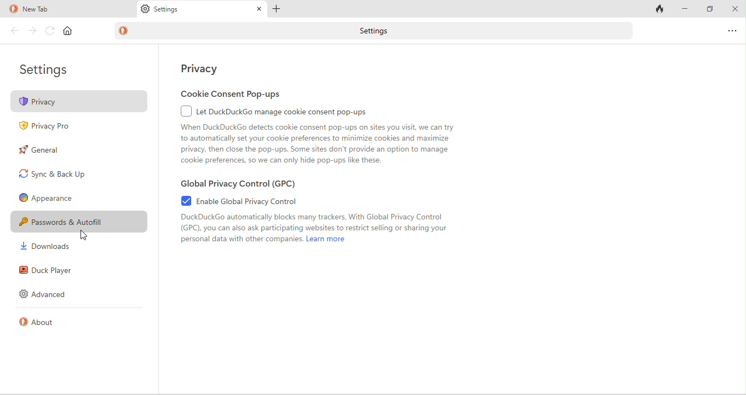  I want to click on let duck duck go manage cookie consent pop ups, so click(276, 112).